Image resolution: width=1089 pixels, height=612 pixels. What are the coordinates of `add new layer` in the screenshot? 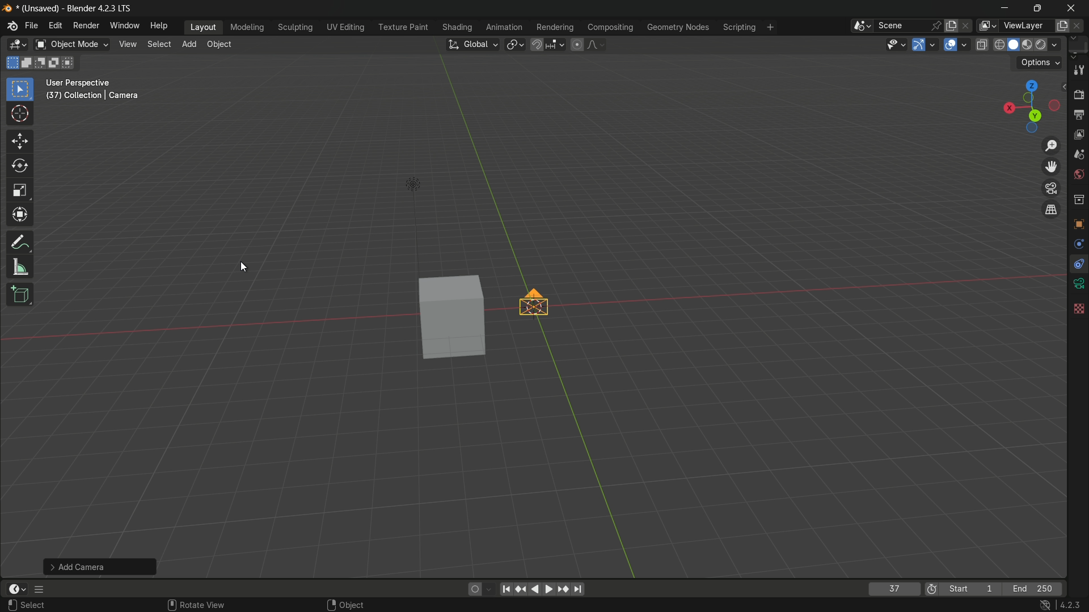 It's located at (1062, 25).